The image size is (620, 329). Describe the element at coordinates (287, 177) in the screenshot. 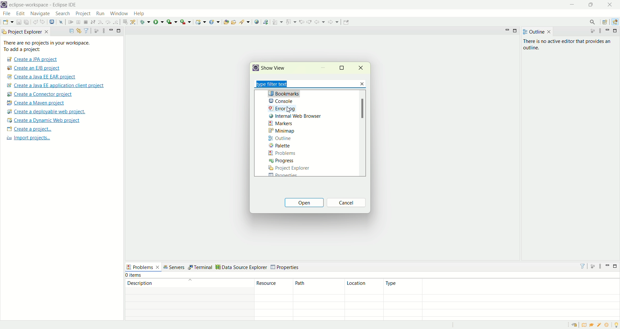

I see `Properties` at that location.